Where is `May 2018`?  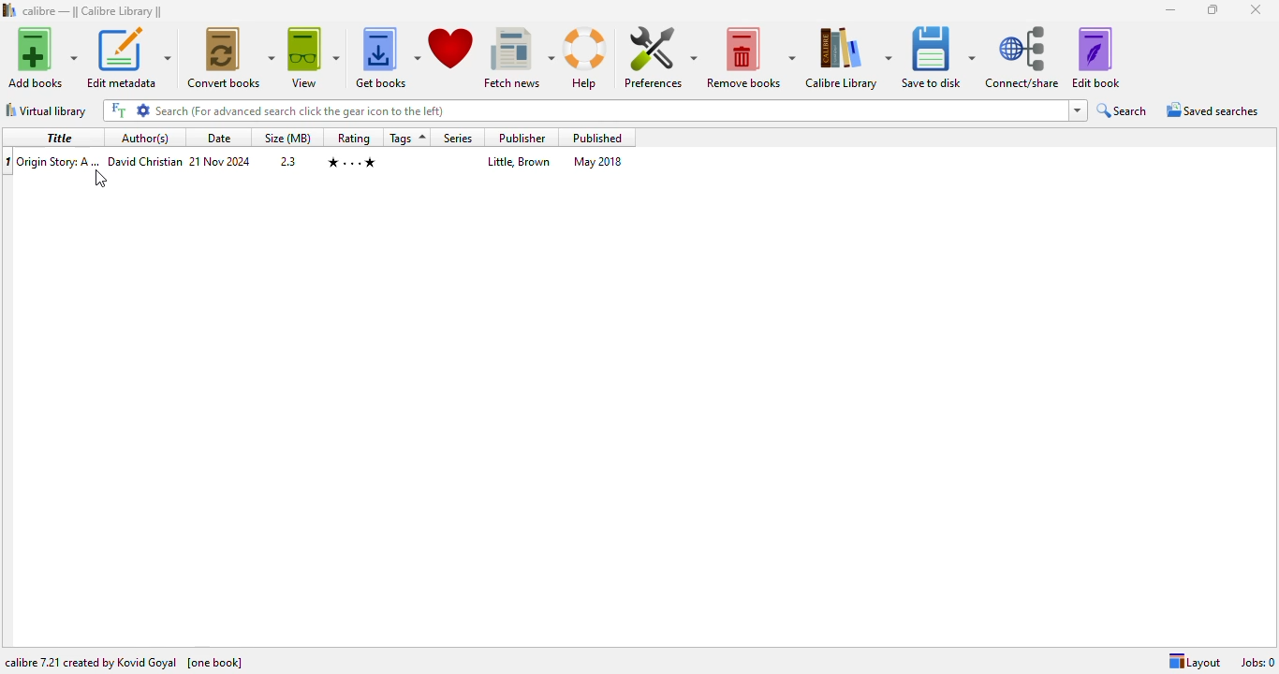 May 2018 is located at coordinates (598, 161).